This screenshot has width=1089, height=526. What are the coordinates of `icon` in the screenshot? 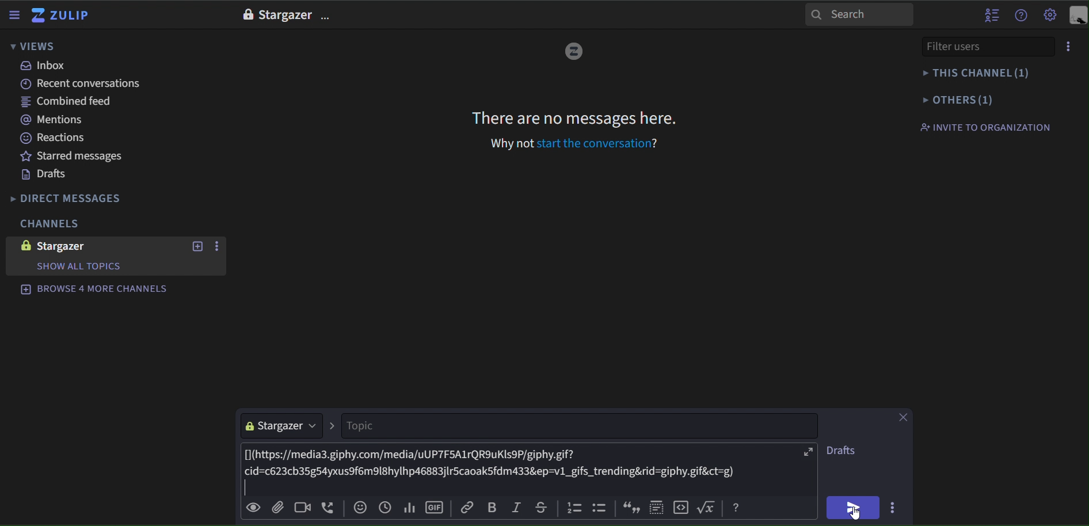 It's located at (683, 507).